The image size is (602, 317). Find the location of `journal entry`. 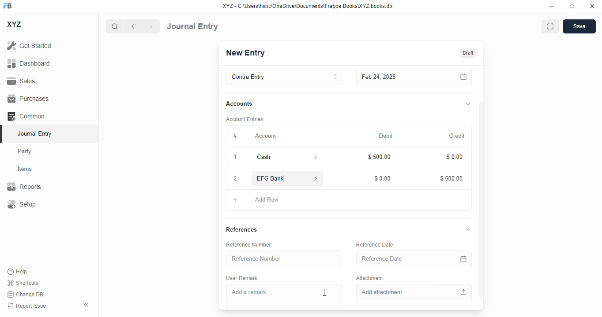

journal entry is located at coordinates (192, 26).